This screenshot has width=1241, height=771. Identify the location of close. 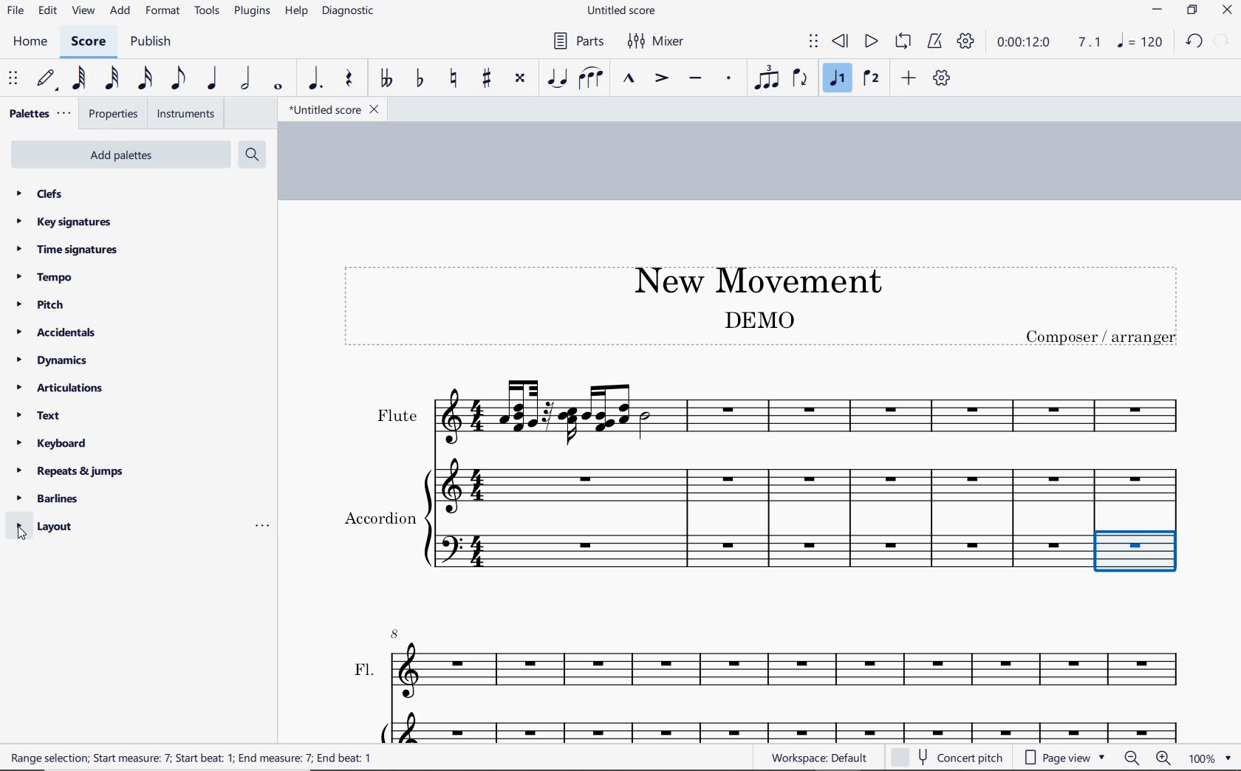
(1227, 12).